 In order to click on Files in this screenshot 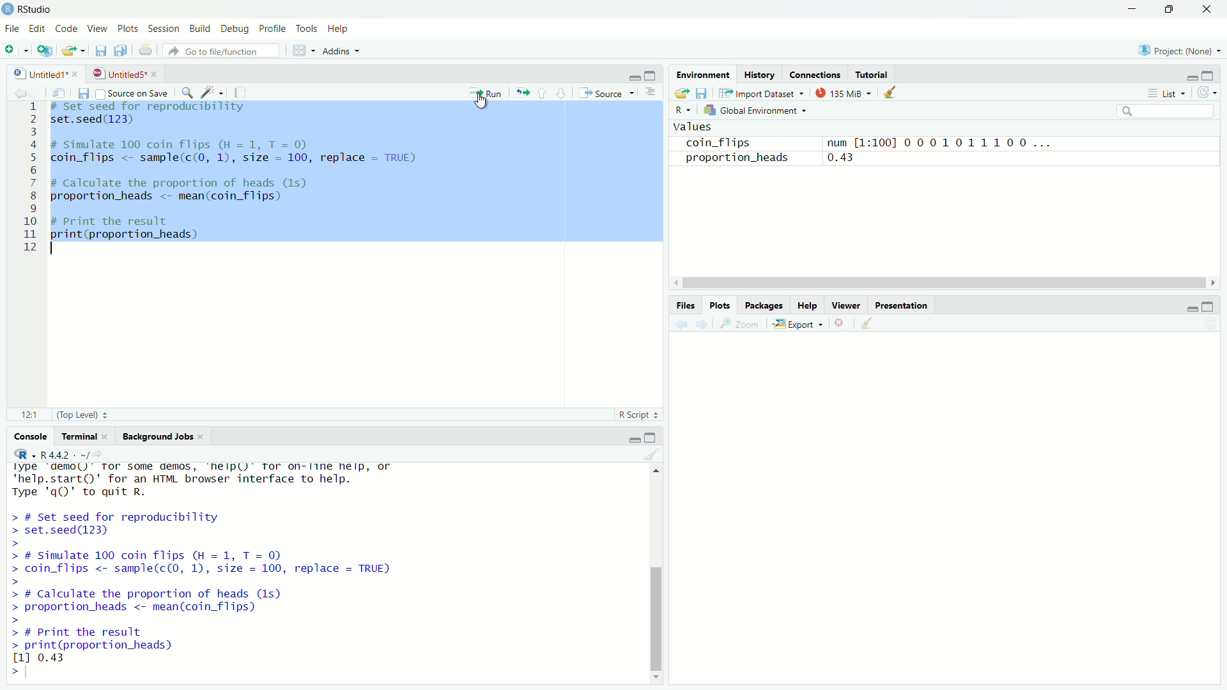, I will do `click(684, 305)`.